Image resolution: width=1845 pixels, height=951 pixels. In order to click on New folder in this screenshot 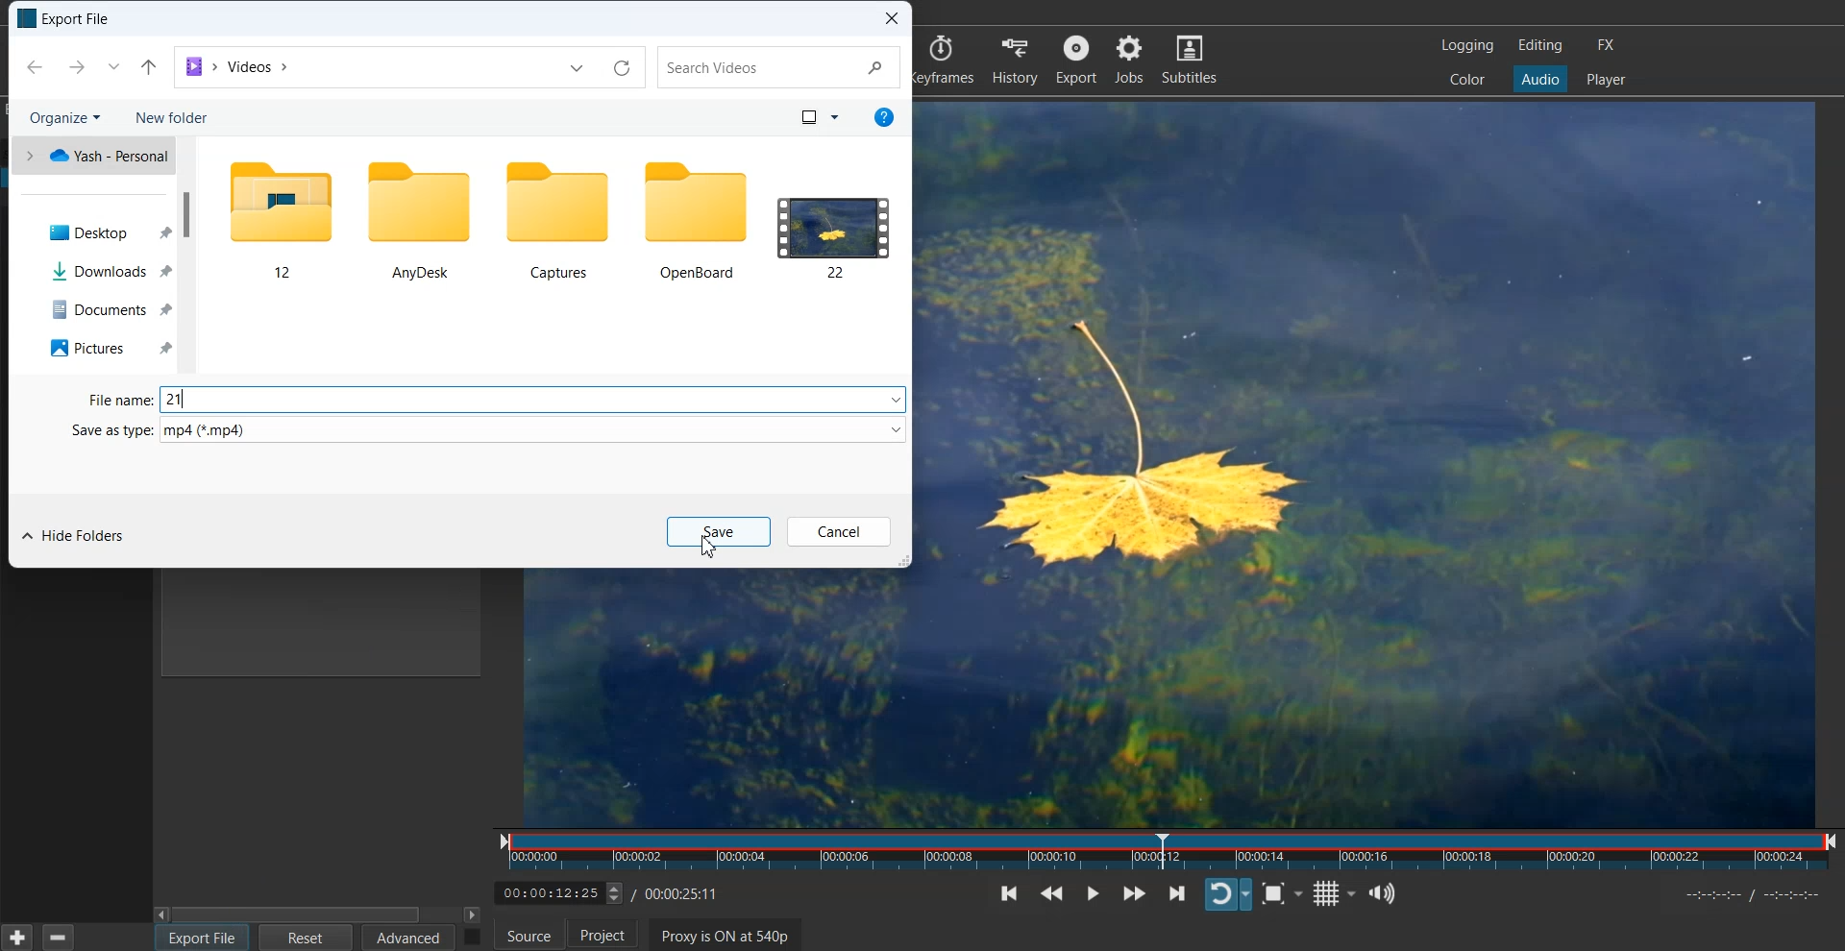, I will do `click(189, 117)`.